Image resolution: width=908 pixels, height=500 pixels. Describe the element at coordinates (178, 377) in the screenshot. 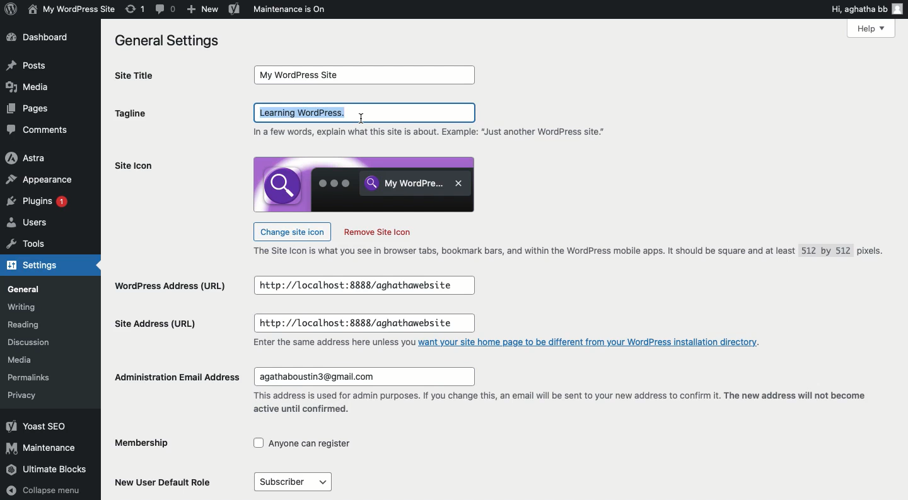

I see `Administration email address` at that location.